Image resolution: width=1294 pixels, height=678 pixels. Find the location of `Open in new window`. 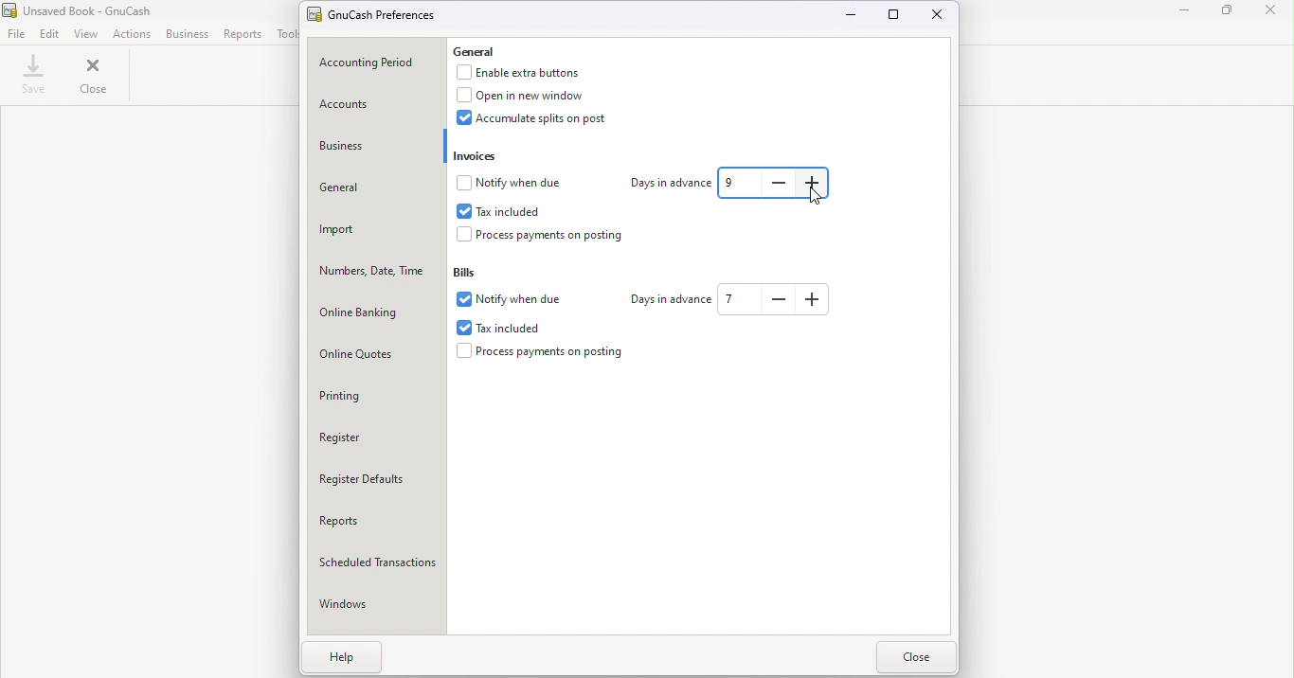

Open in new window is located at coordinates (529, 97).